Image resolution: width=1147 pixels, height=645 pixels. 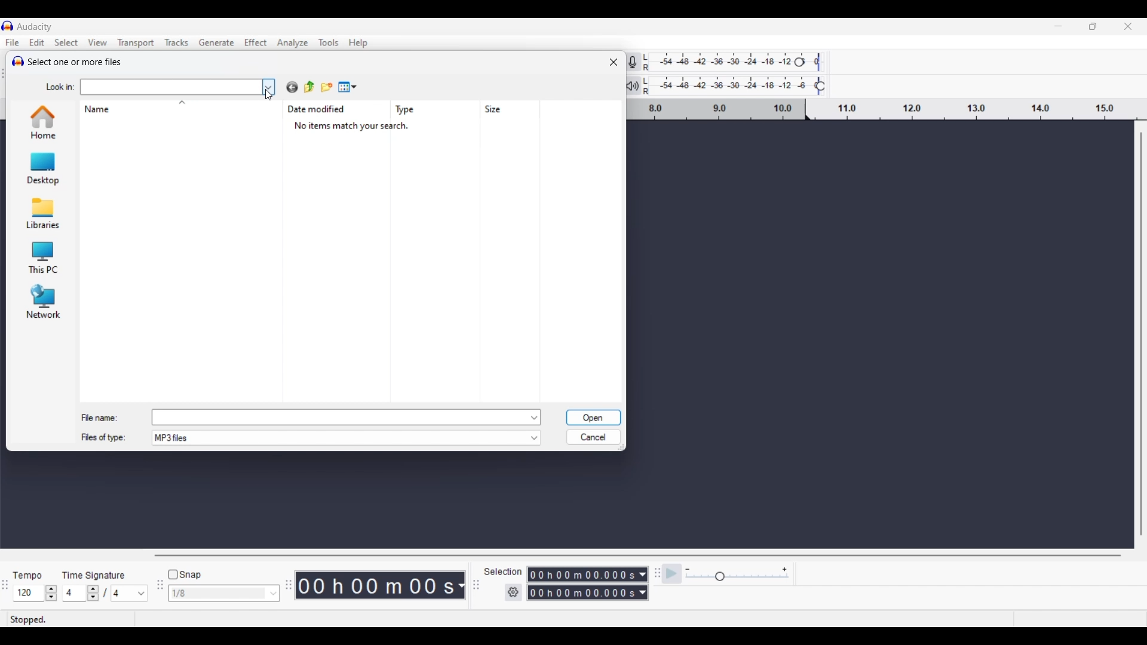 What do you see at coordinates (589, 573) in the screenshot?
I see `00h00m00.000s` at bounding box center [589, 573].